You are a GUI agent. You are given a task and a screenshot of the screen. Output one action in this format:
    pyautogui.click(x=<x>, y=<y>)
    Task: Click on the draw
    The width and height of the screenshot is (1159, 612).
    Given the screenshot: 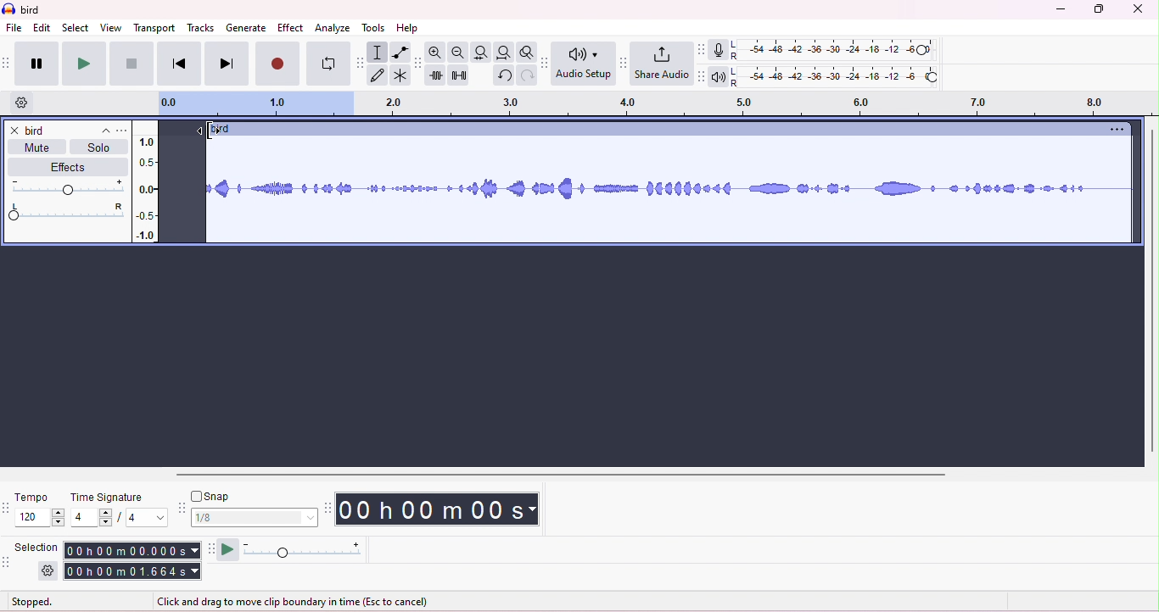 What is the action you would take?
    pyautogui.click(x=378, y=76)
    